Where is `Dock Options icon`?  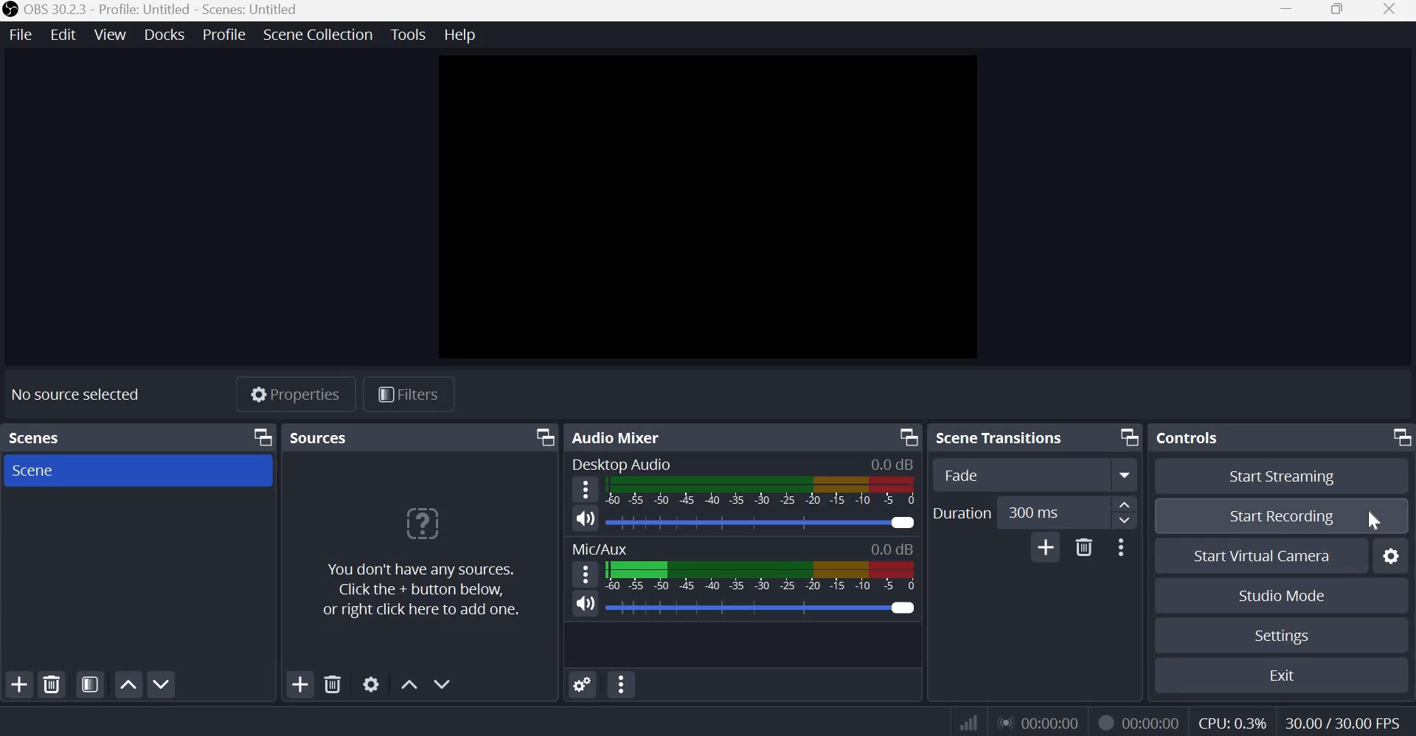
Dock Options icon is located at coordinates (1129, 438).